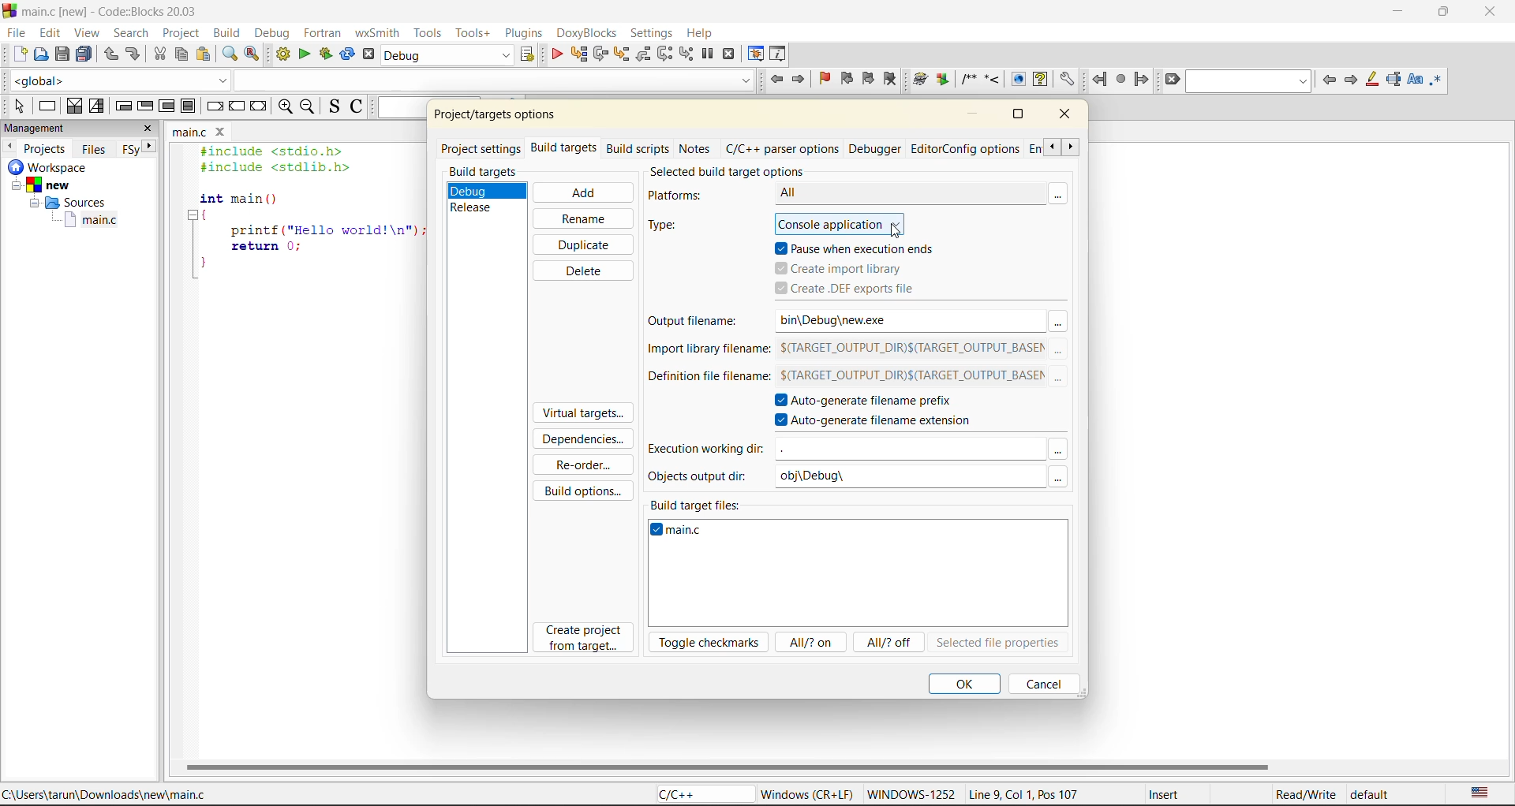  I want to click on toggle checkmarks, so click(709, 643).